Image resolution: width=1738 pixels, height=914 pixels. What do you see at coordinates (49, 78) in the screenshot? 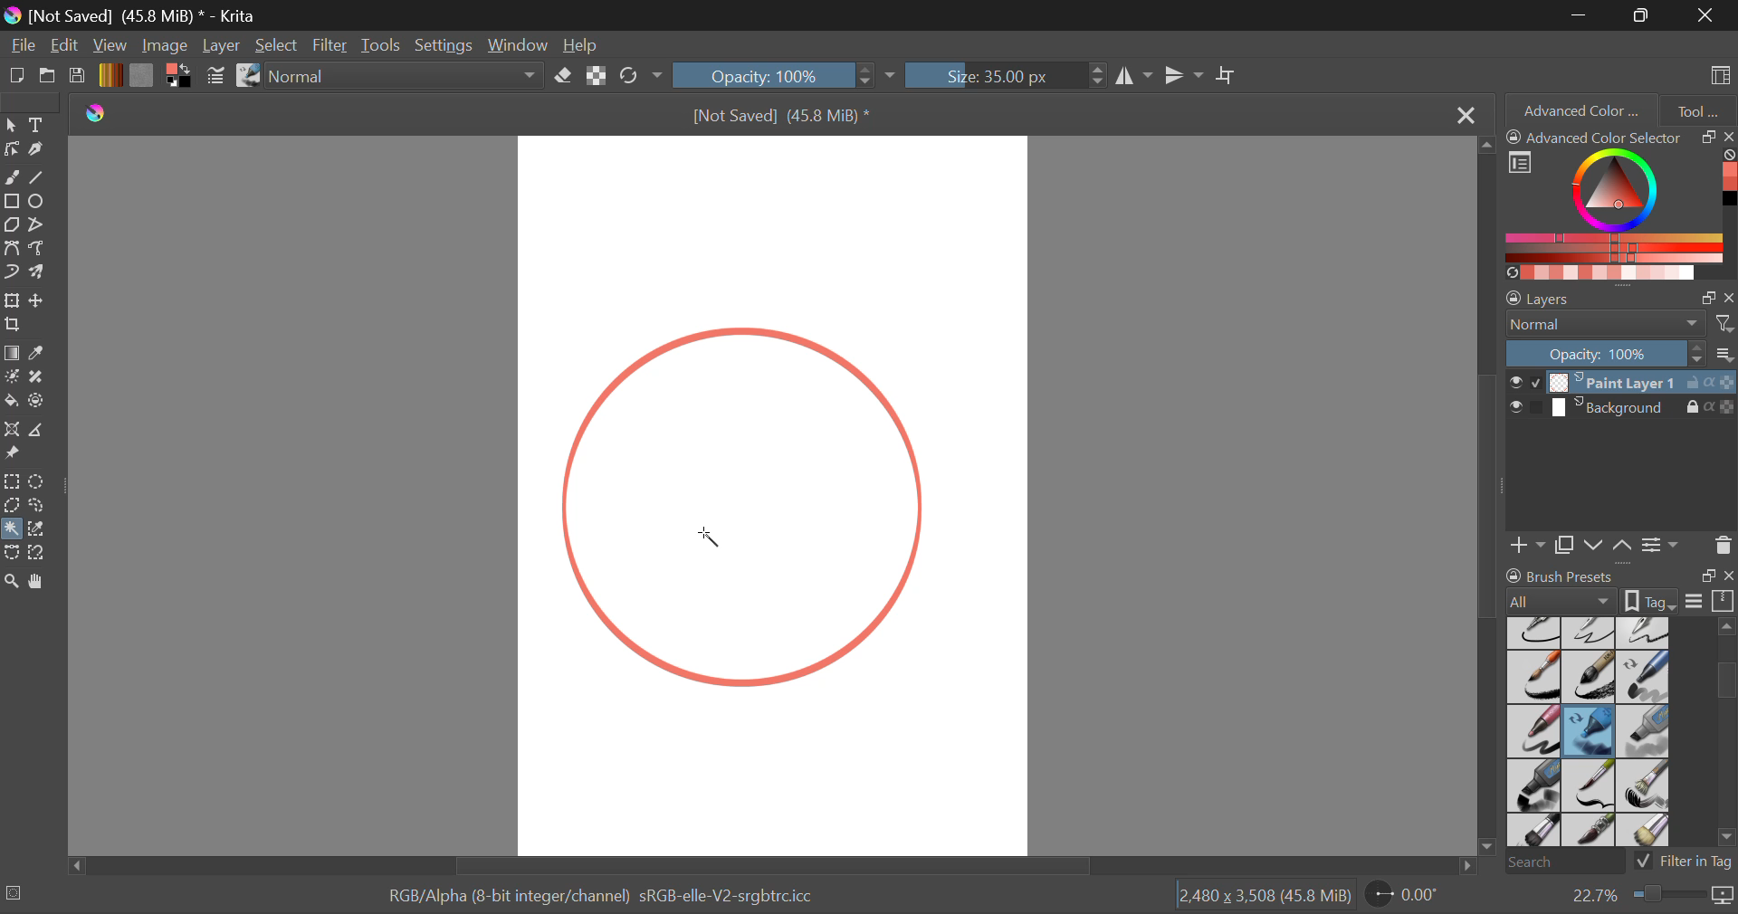
I see `Open` at bounding box center [49, 78].